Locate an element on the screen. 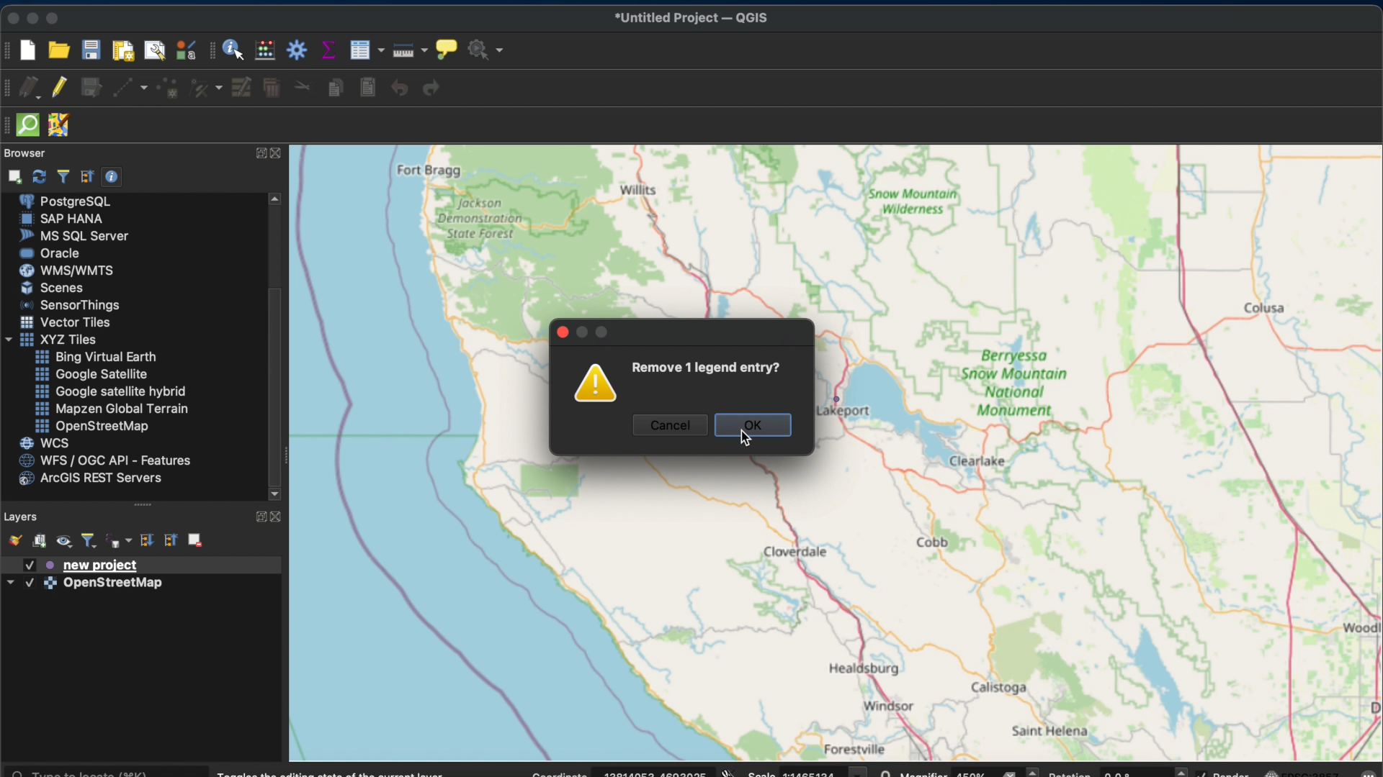 Image resolution: width=1383 pixels, height=777 pixels. MS sql server is located at coordinates (73, 235).